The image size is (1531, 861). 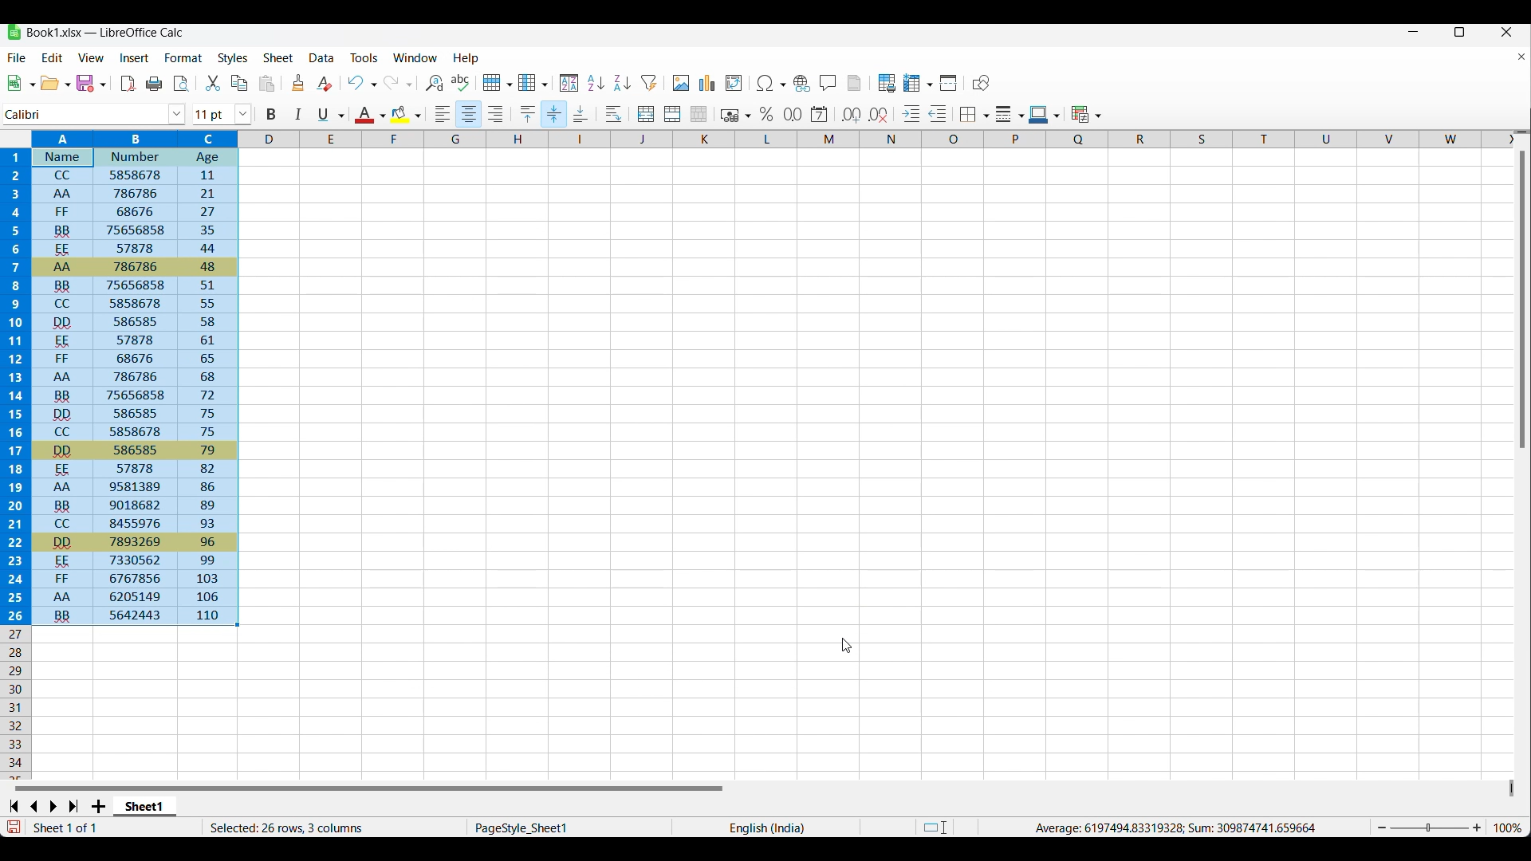 I want to click on Save options, so click(x=91, y=83).